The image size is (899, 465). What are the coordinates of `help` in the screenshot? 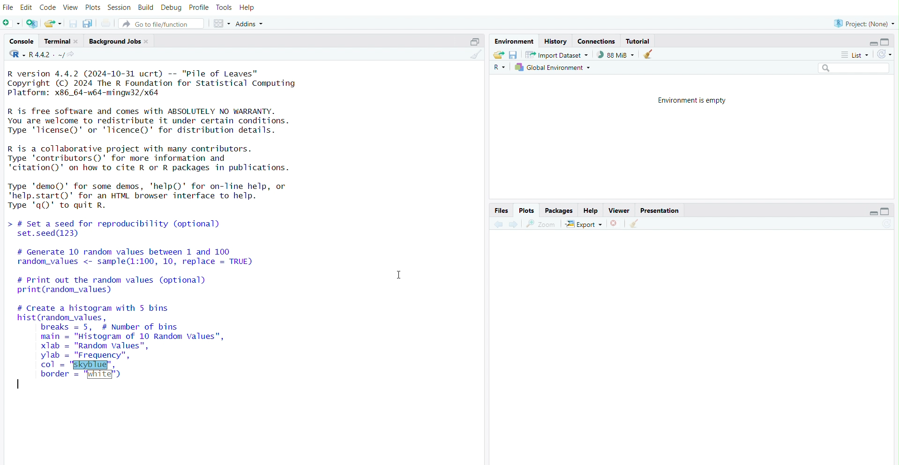 It's located at (592, 210).